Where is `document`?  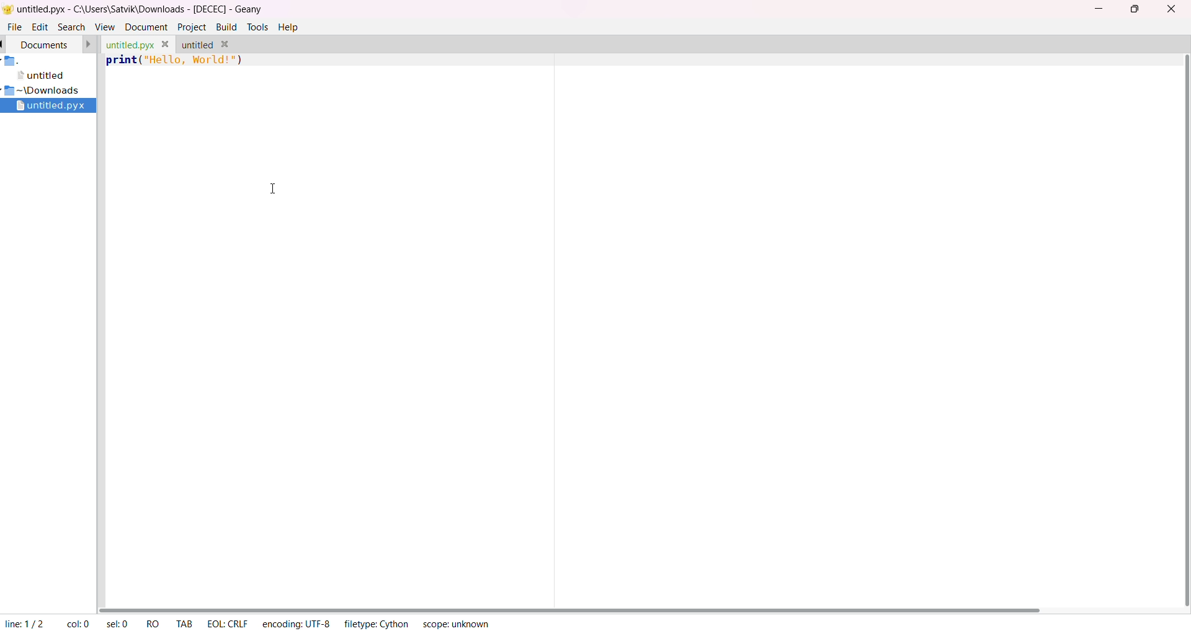
document is located at coordinates (145, 27).